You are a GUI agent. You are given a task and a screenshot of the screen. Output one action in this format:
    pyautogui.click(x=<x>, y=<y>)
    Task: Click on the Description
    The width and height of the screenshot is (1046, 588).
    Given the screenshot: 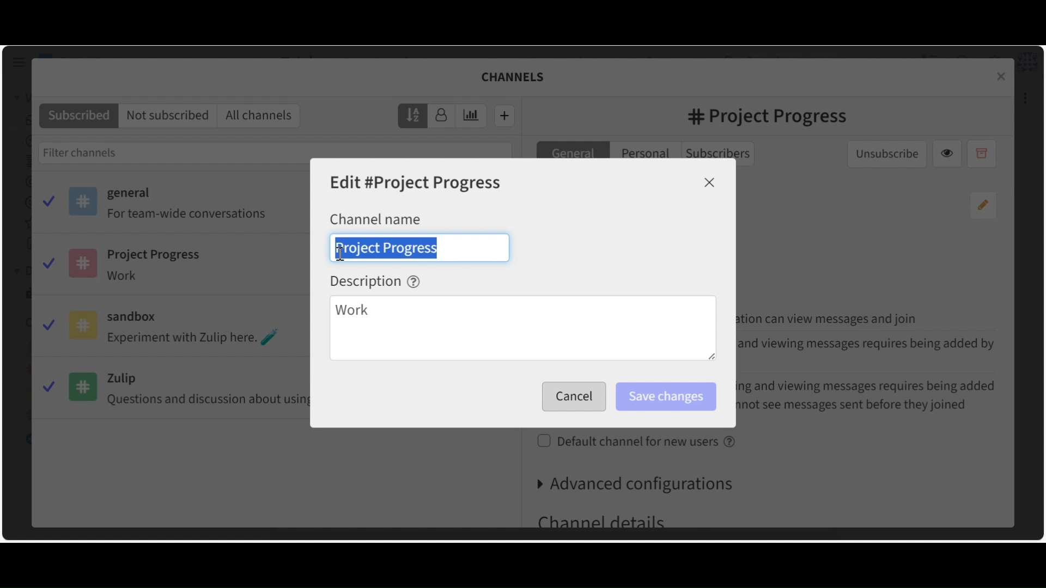 What is the action you would take?
    pyautogui.click(x=375, y=281)
    